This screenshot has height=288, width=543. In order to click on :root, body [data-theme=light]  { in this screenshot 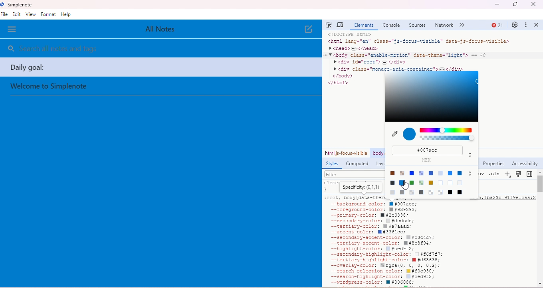, I will do `click(355, 197)`.